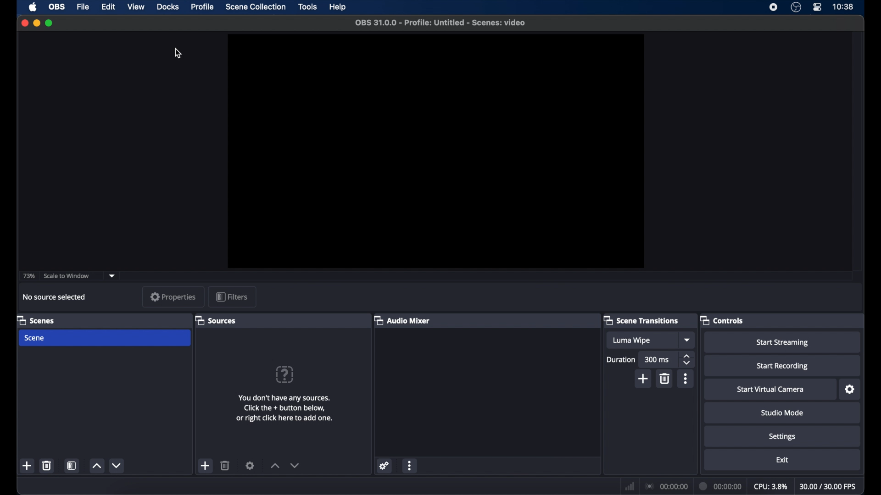 This screenshot has width=881, height=495. Describe the element at coordinates (216, 321) in the screenshot. I see `sources` at that location.